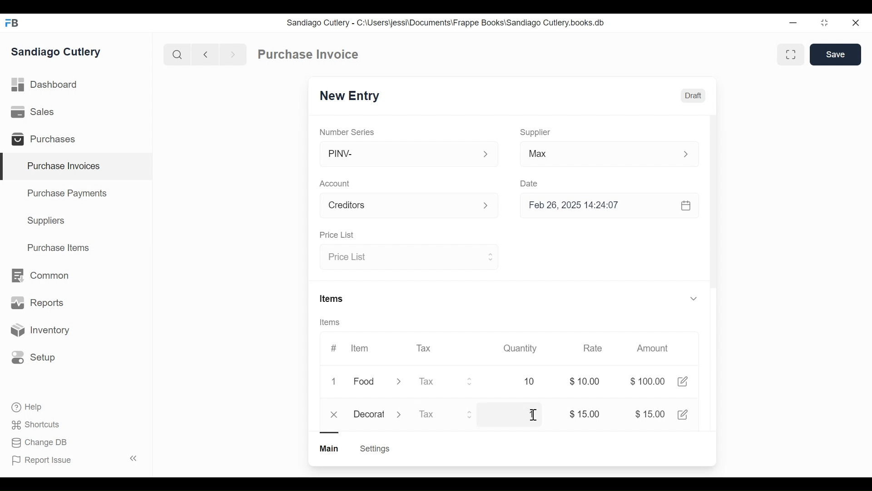 Image resolution: width=872 pixels, height=491 pixels. I want to click on Help, so click(28, 407).